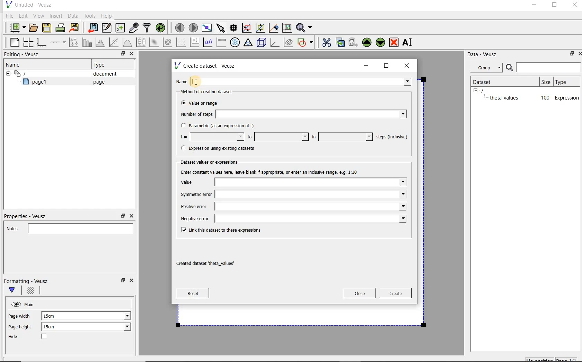  Describe the element at coordinates (381, 42) in the screenshot. I see `Move the selected widget down` at that location.